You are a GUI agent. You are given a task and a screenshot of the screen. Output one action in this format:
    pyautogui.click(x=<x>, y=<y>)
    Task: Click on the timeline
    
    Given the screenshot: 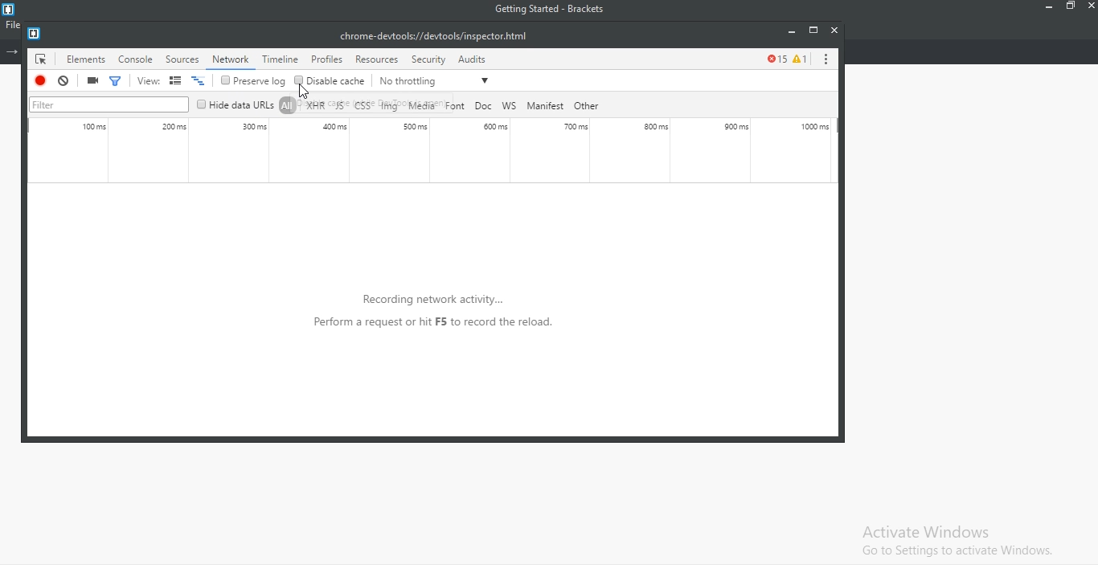 What is the action you would take?
    pyautogui.click(x=280, y=57)
    